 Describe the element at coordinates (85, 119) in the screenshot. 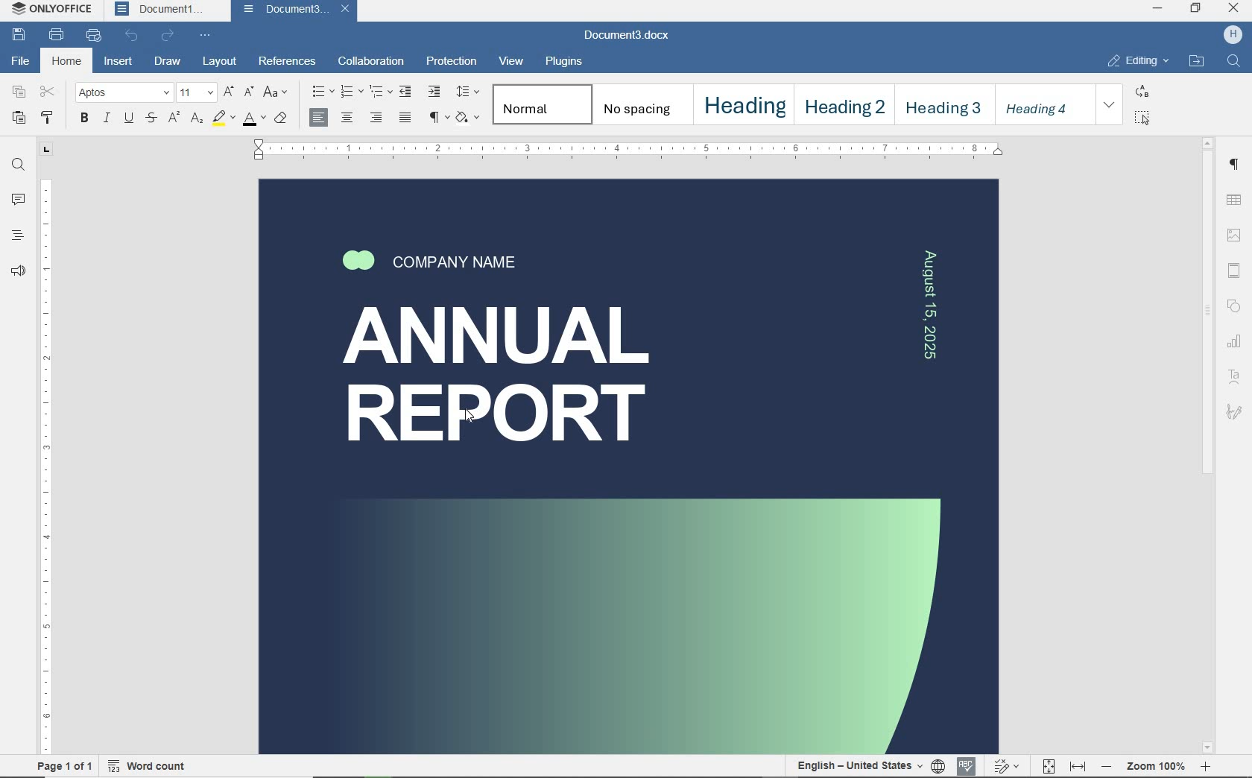

I see `bold` at that location.